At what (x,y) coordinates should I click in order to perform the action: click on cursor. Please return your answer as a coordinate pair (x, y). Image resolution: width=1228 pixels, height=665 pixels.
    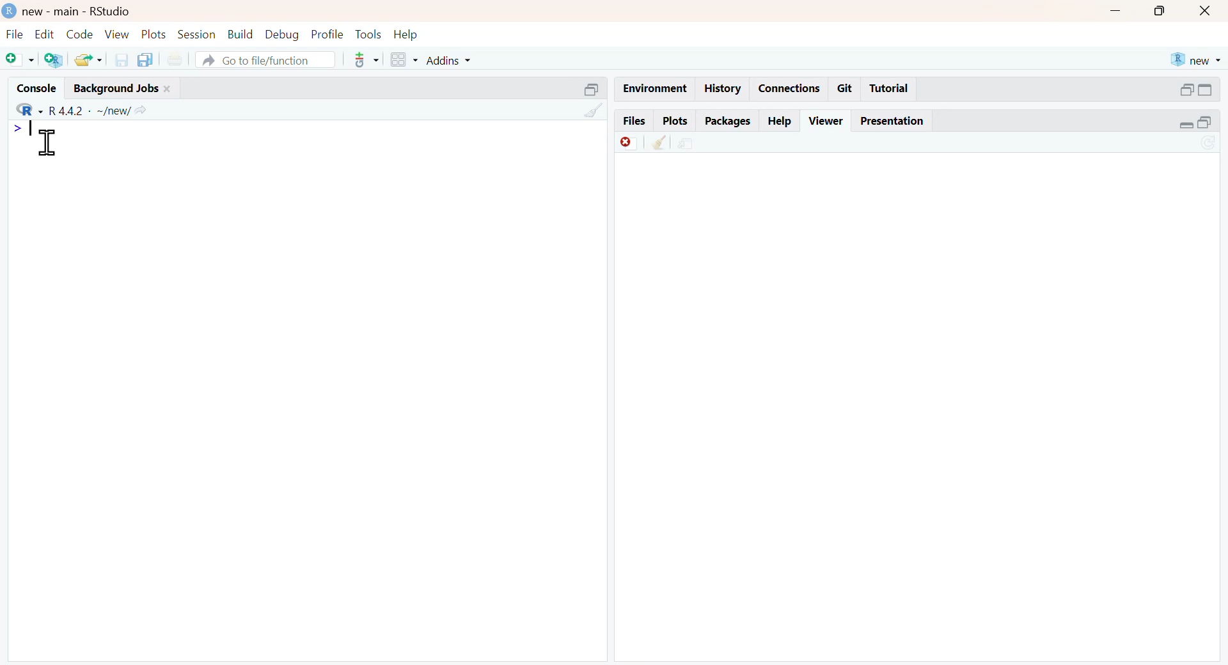
    Looking at the image, I should click on (48, 142).